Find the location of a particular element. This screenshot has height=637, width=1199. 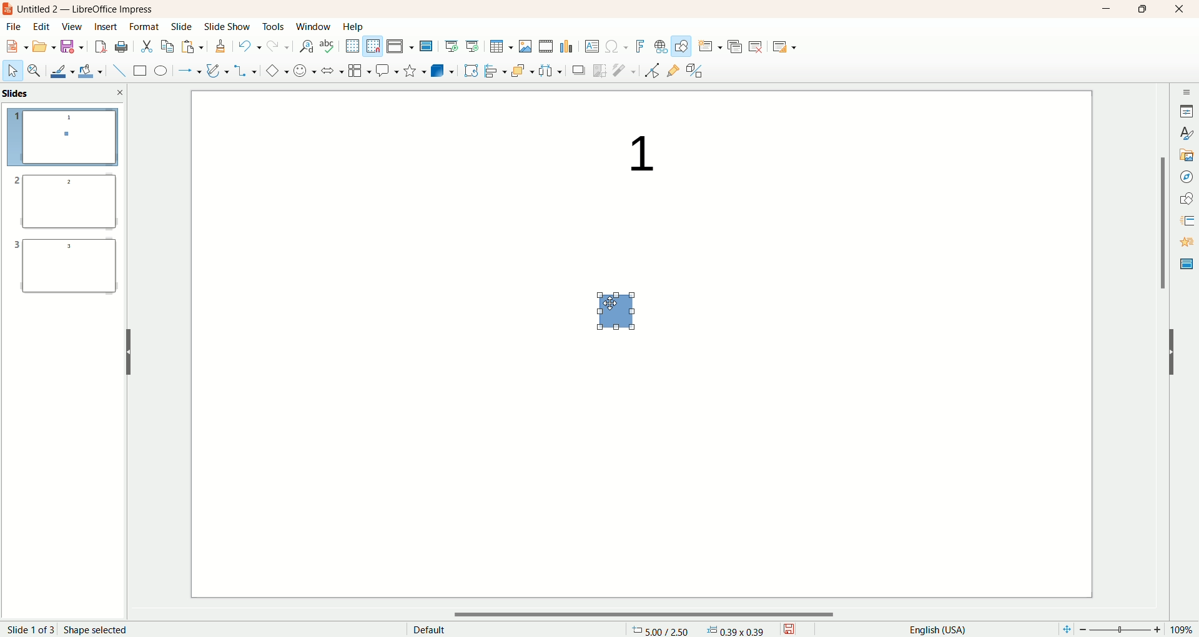

align is located at coordinates (494, 69).